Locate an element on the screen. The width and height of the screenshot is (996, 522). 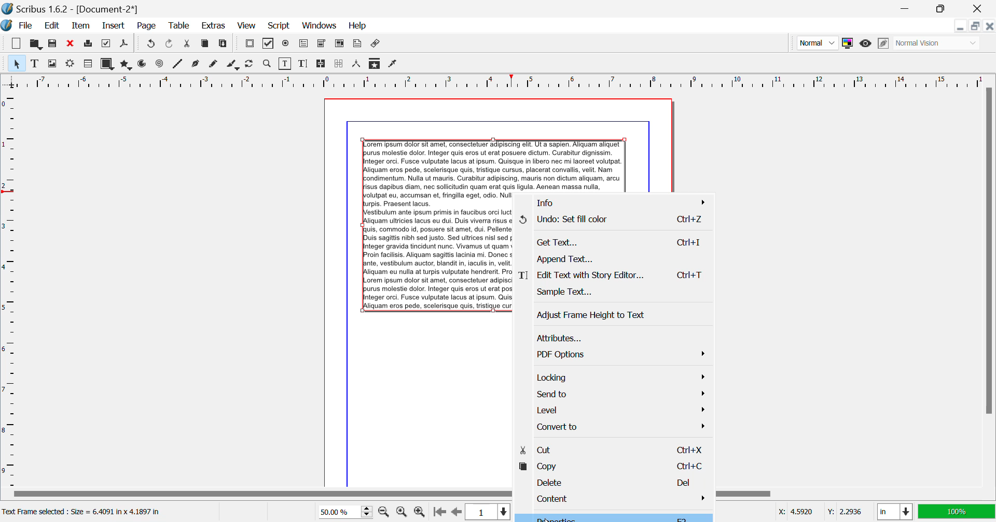
Paste is located at coordinates (224, 45).